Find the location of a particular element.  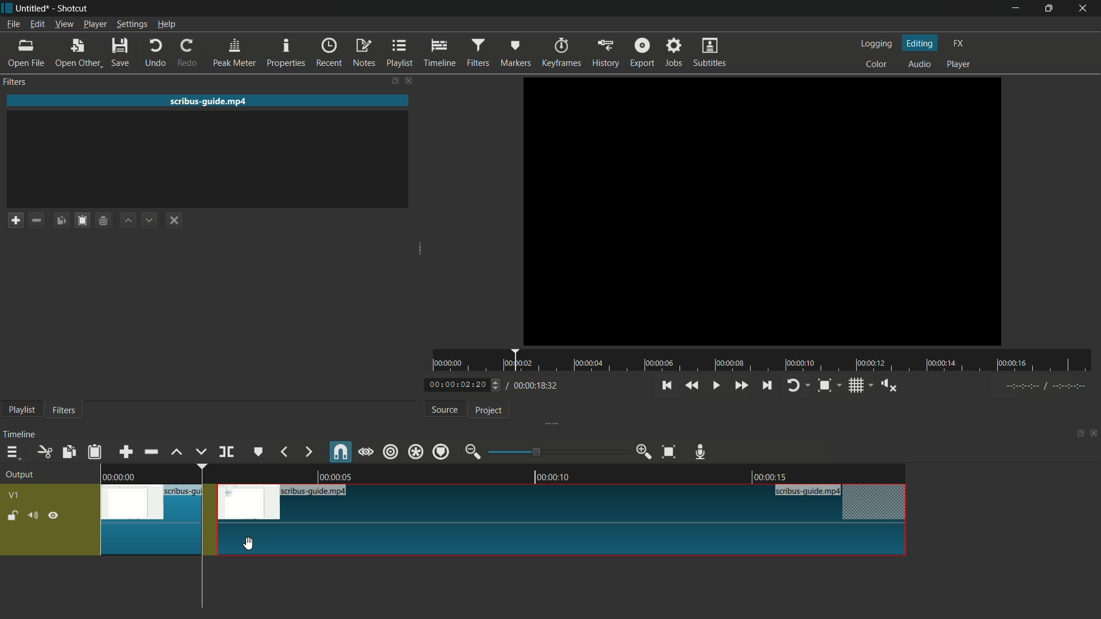

output is located at coordinates (19, 475).